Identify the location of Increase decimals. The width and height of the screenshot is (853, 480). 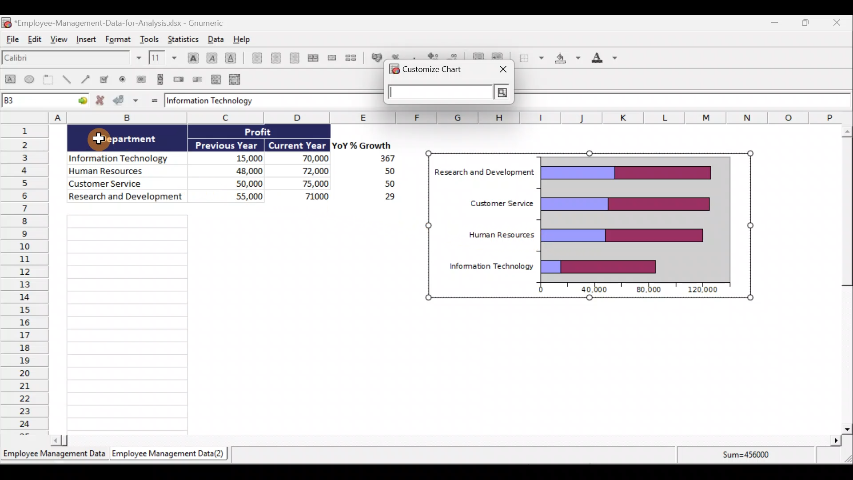
(434, 56).